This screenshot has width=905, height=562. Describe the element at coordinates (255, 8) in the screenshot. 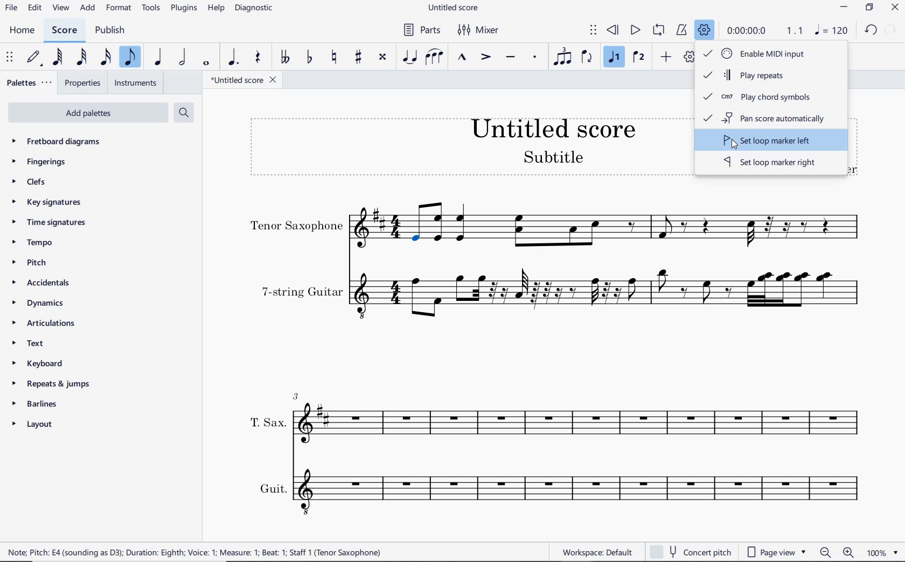

I see `DIAGNOSTIC` at that location.